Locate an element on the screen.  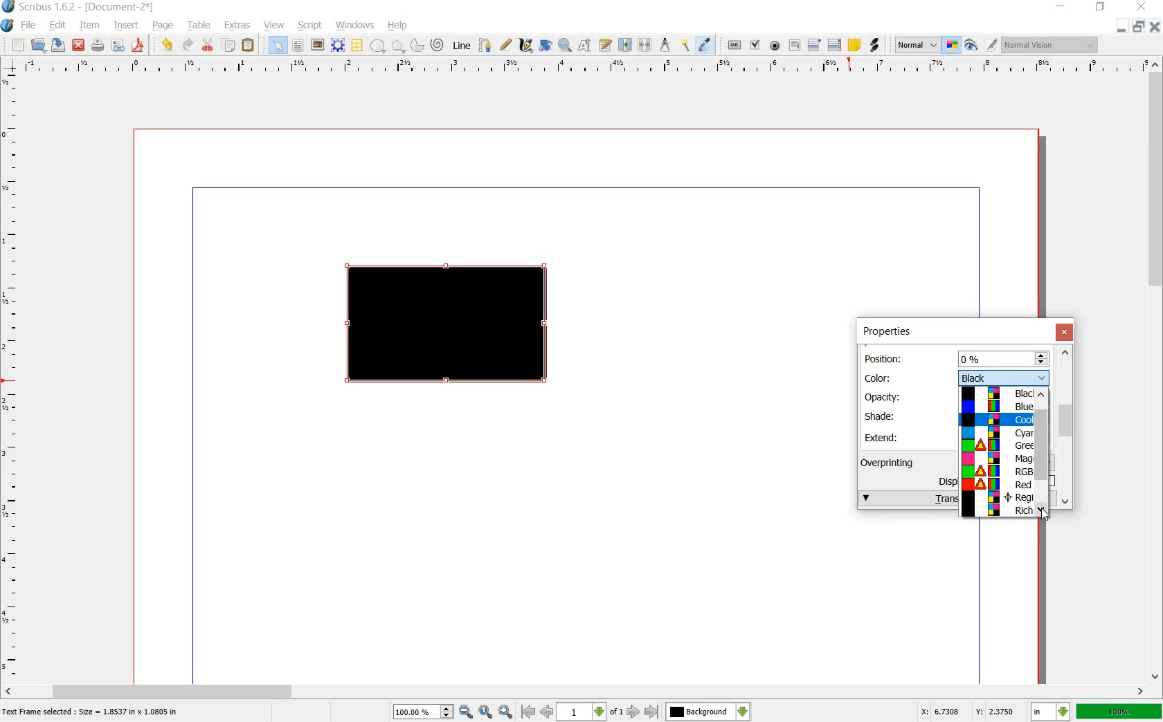
preflight verifier is located at coordinates (117, 46).